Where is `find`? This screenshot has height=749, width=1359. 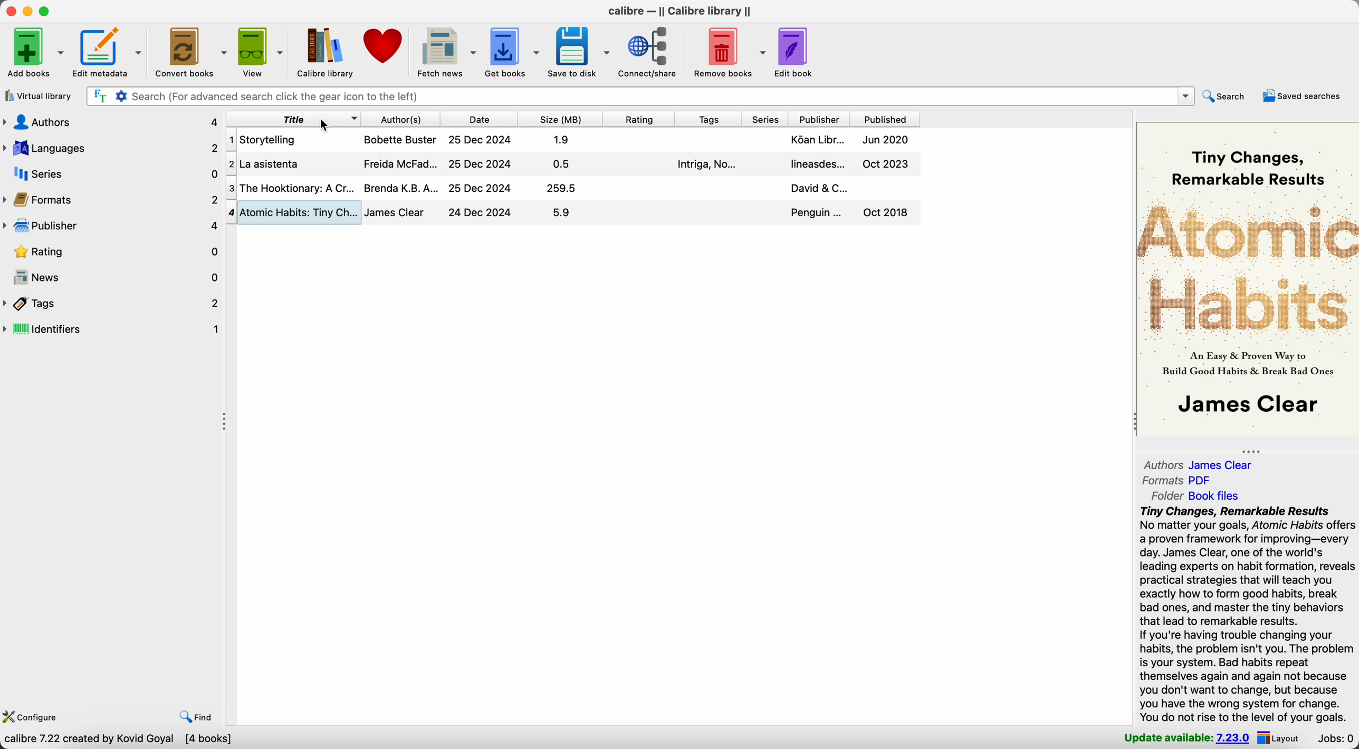
find is located at coordinates (196, 715).